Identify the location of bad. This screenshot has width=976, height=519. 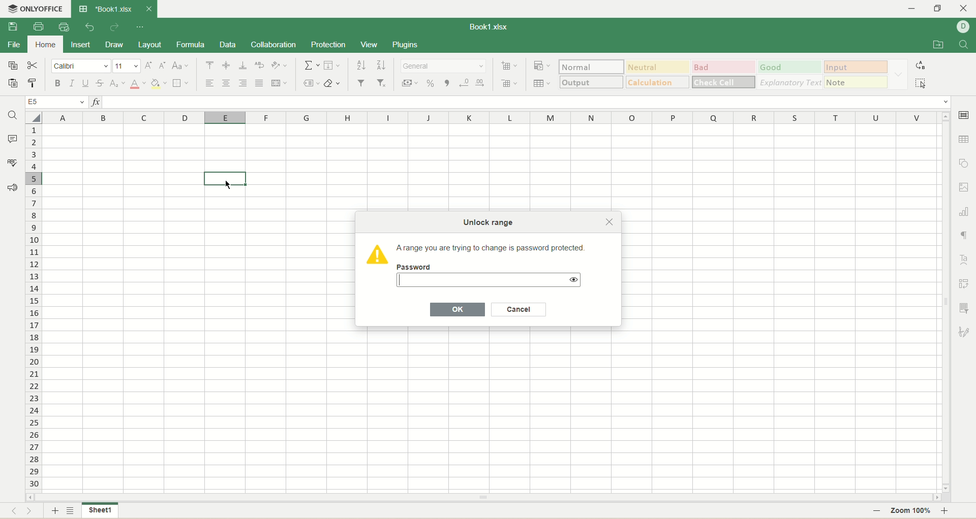
(723, 67).